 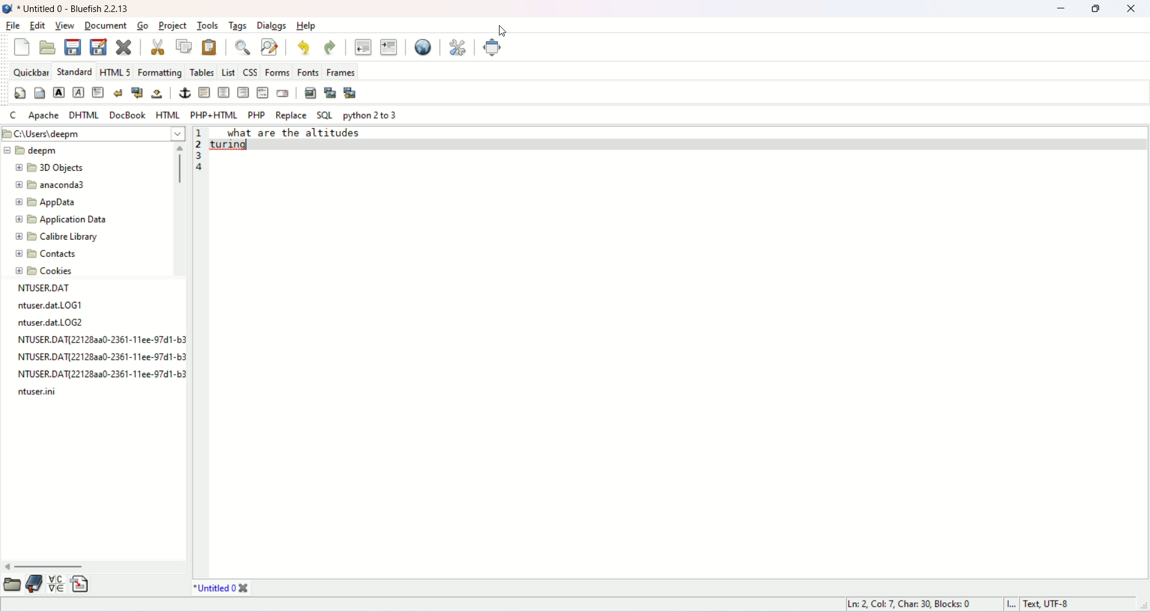 What do you see at coordinates (310, 142) in the screenshot?
I see `text` at bounding box center [310, 142].